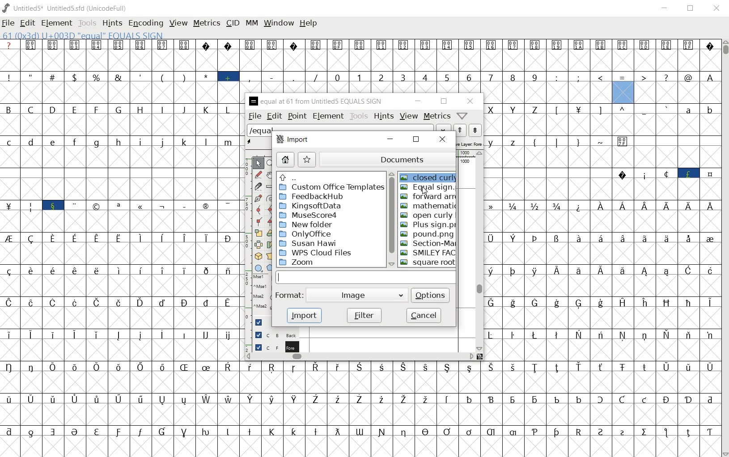 This screenshot has height=457, width=729. I want to click on feedbackHub, so click(313, 196).